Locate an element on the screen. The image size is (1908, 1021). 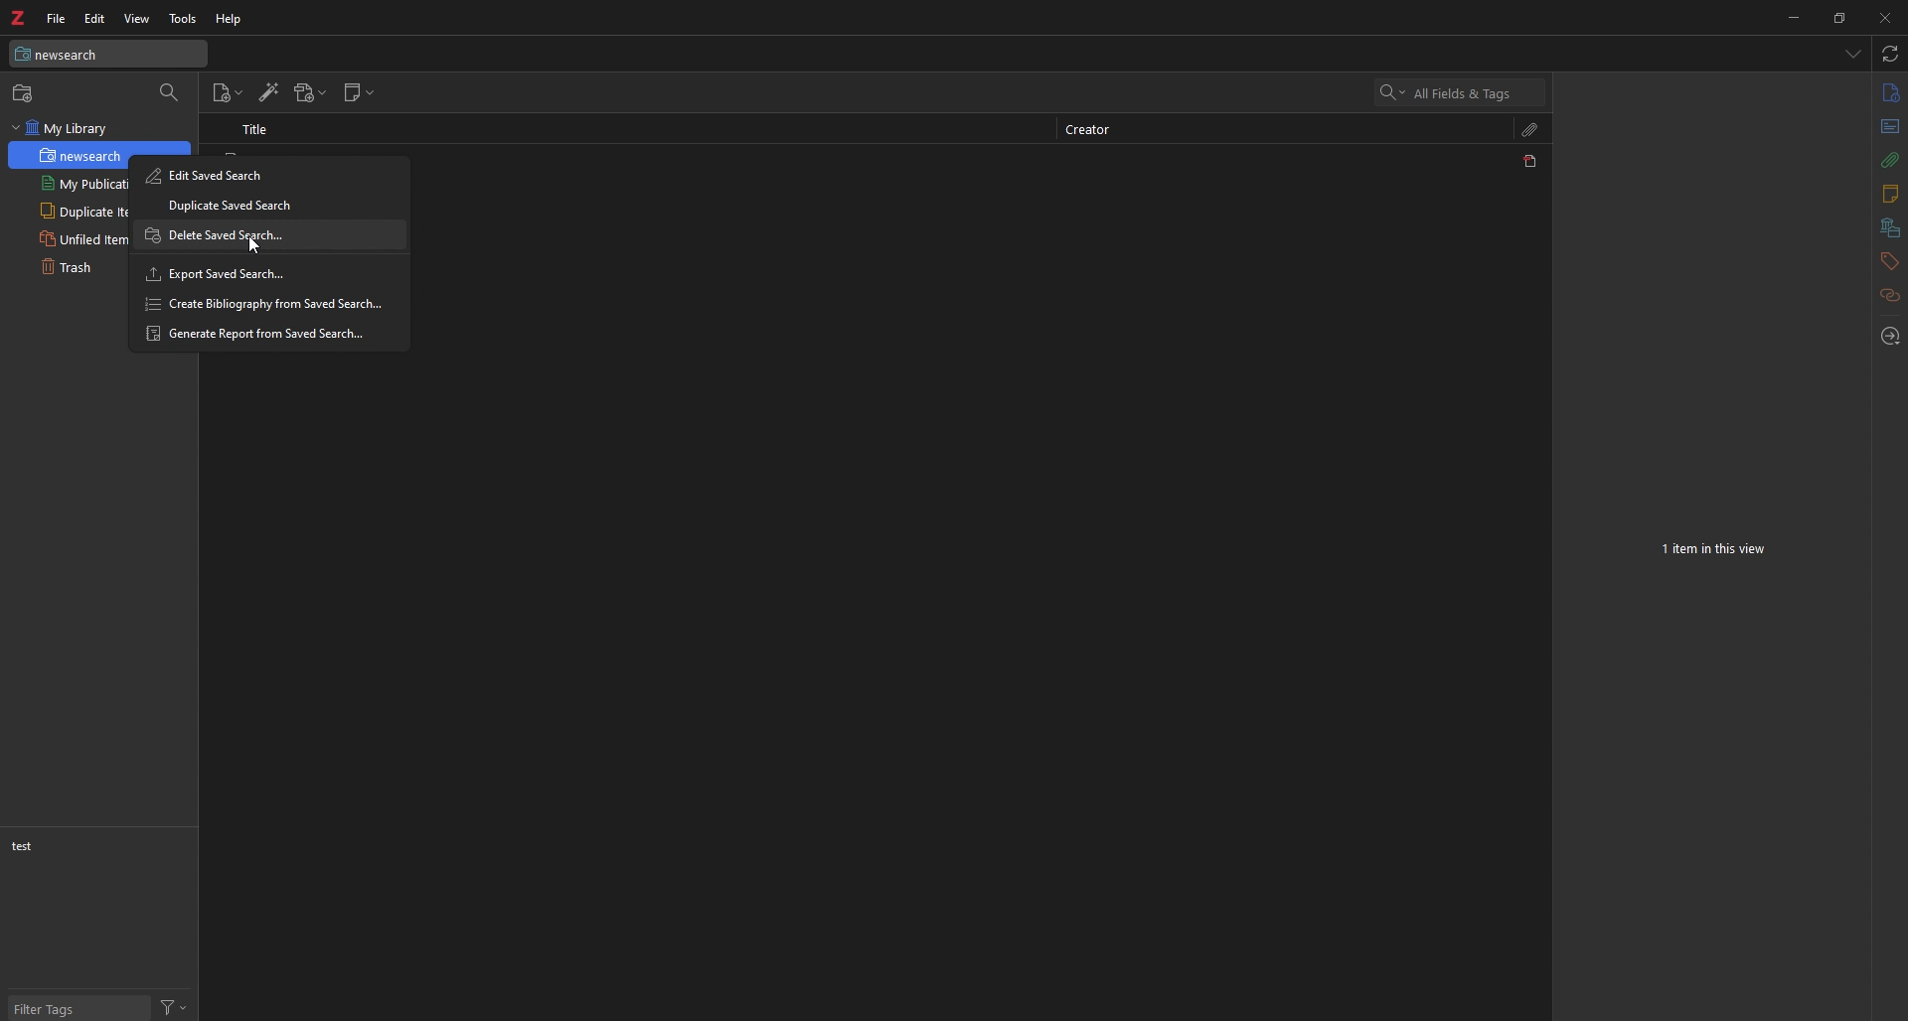
New item is located at coordinates (225, 93).